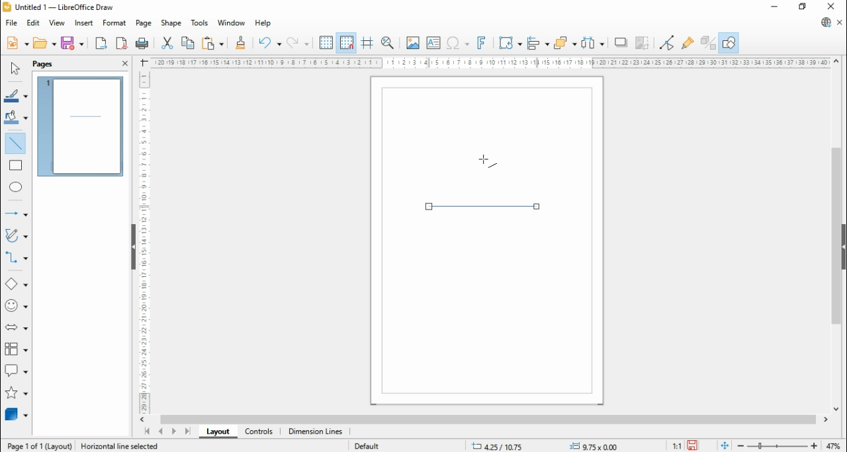 Image resolution: width=847 pixels, height=452 pixels. Describe the element at coordinates (269, 42) in the screenshot. I see `undo` at that location.